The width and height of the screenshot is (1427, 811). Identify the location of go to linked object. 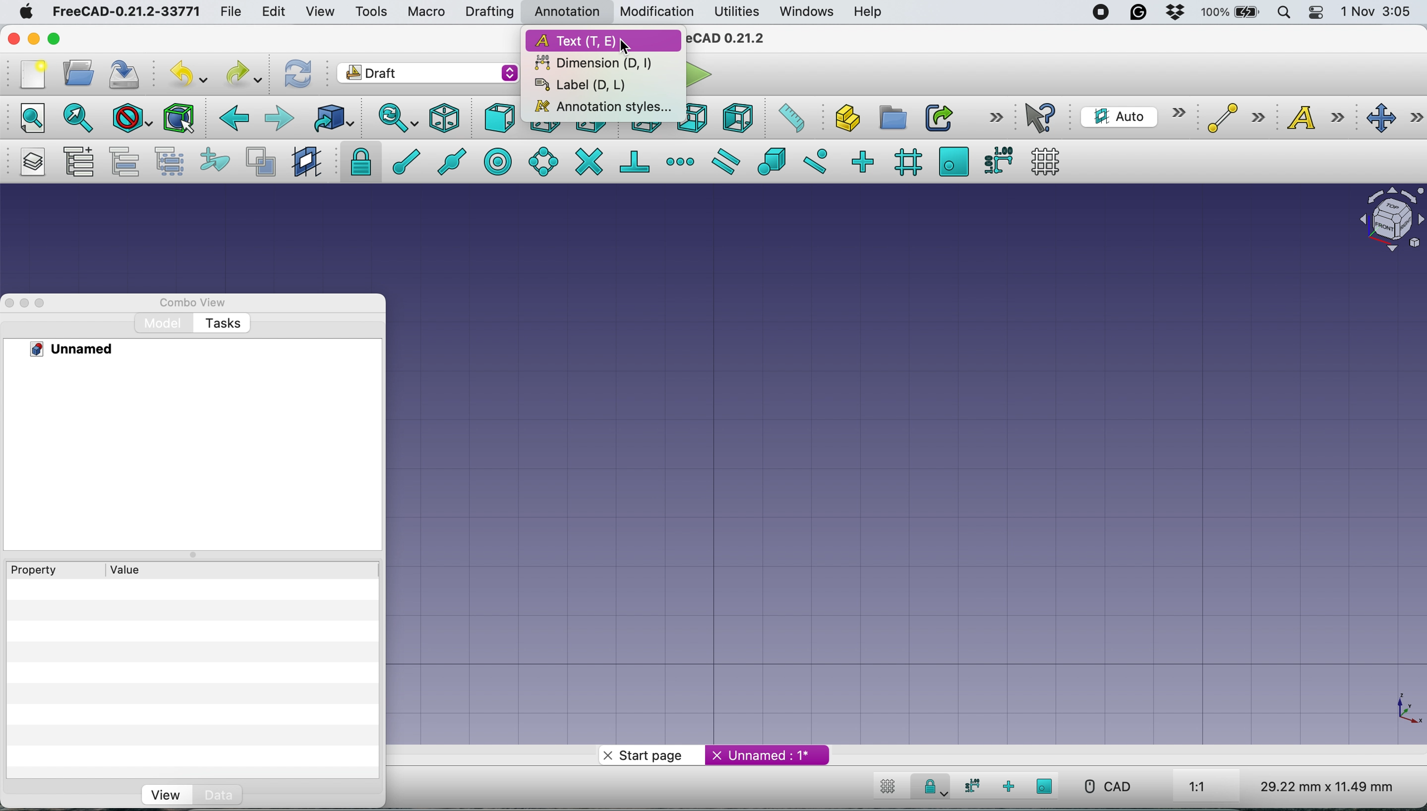
(331, 118).